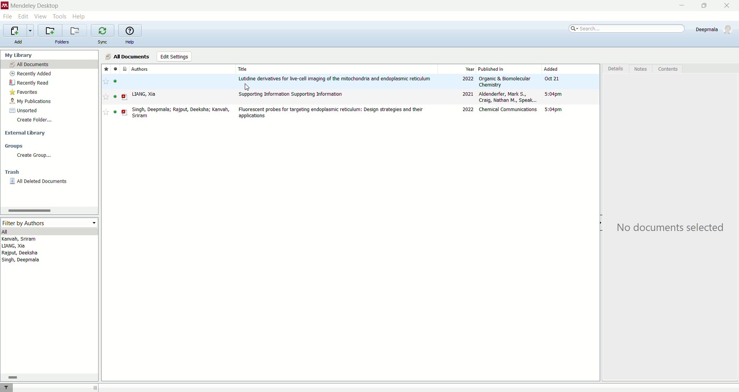 The image size is (739, 392). I want to click on Singh, Deepmala; Rajput, Deeksha; Kanvah, Sriram, so click(183, 112).